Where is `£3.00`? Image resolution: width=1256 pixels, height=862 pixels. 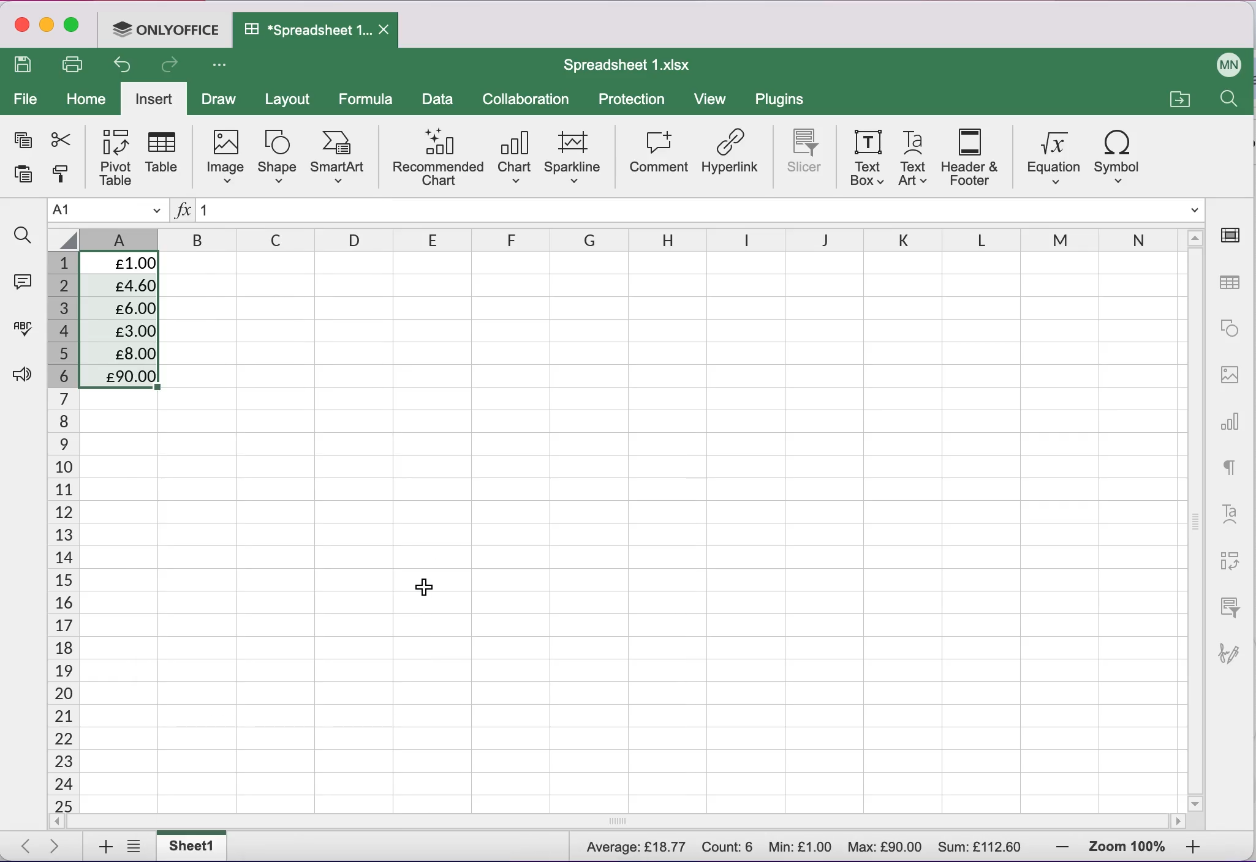
£3.00 is located at coordinates (127, 330).